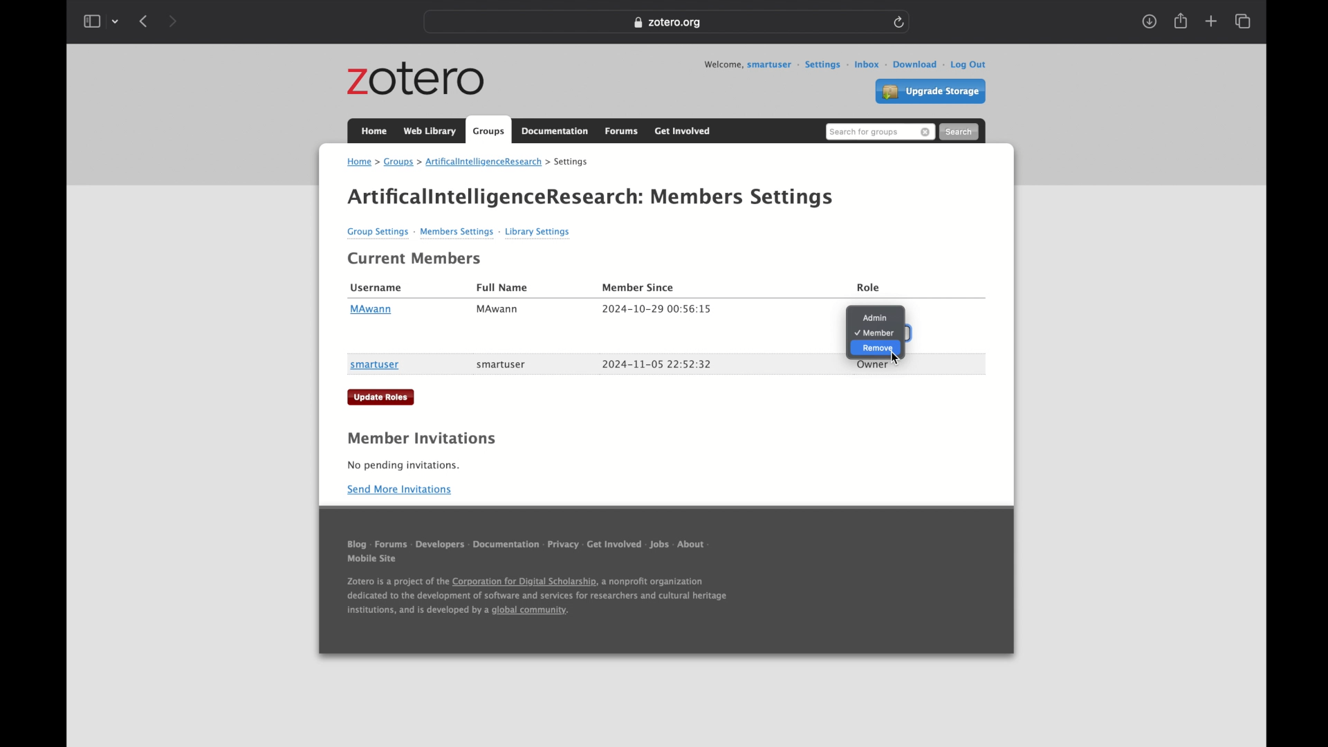  Describe the element at coordinates (375, 131) in the screenshot. I see `home` at that location.